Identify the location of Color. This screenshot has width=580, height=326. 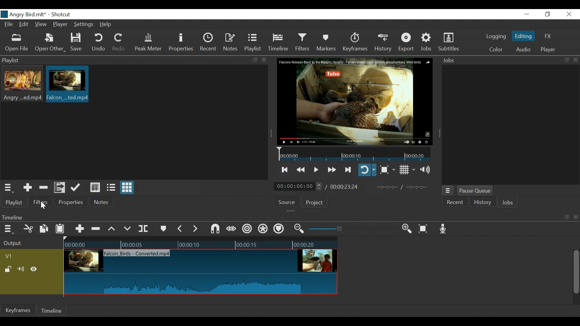
(495, 50).